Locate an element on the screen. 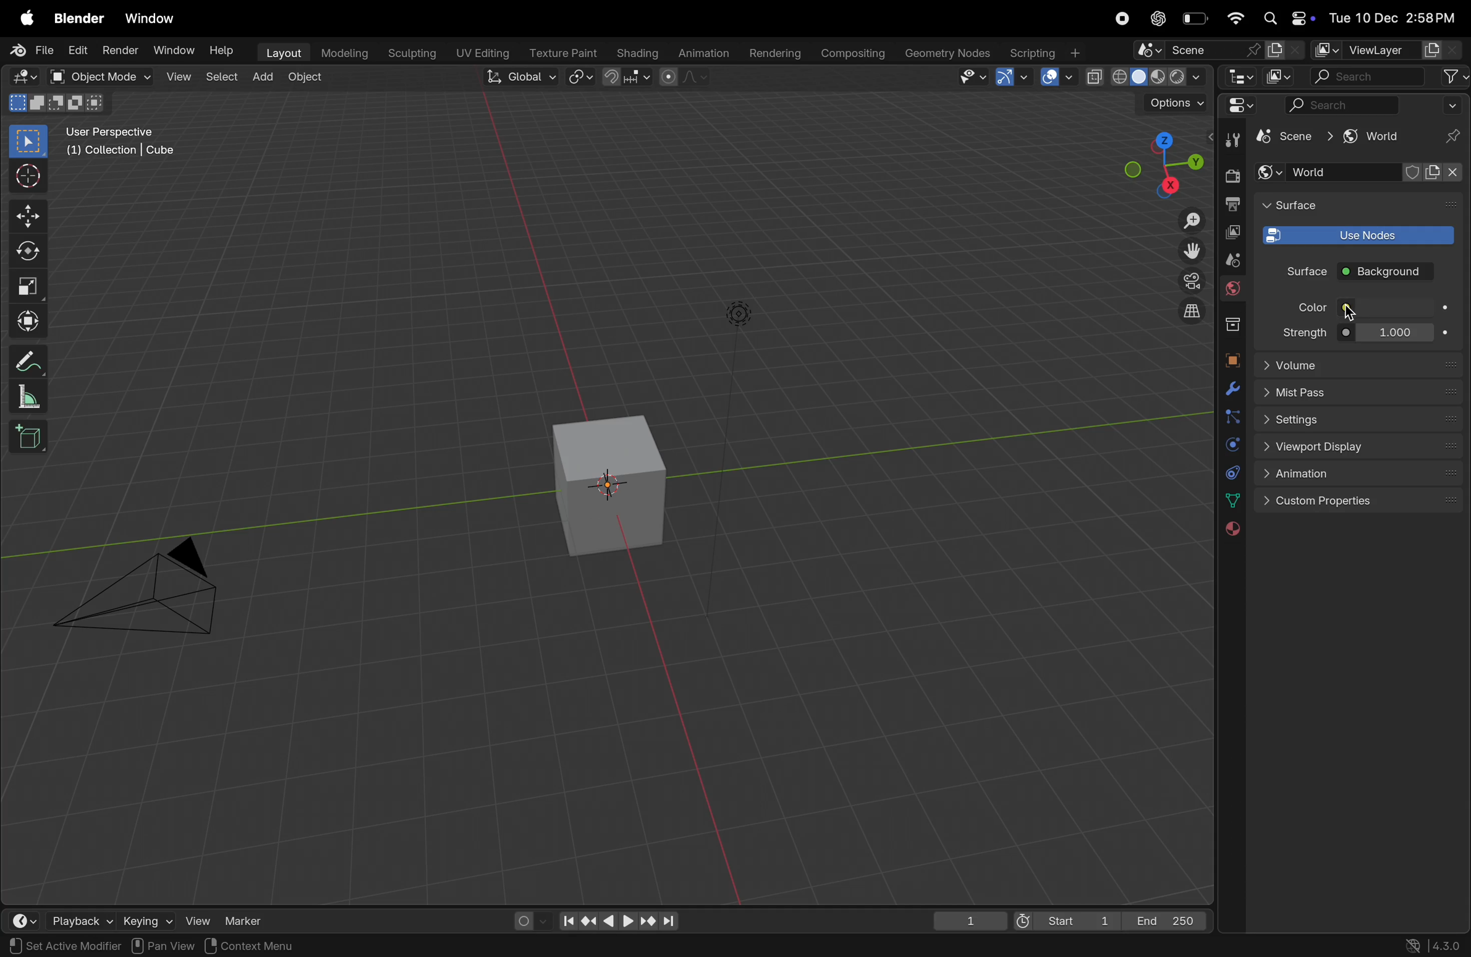 The height and width of the screenshot is (957, 1471). Transform is located at coordinates (30, 321).